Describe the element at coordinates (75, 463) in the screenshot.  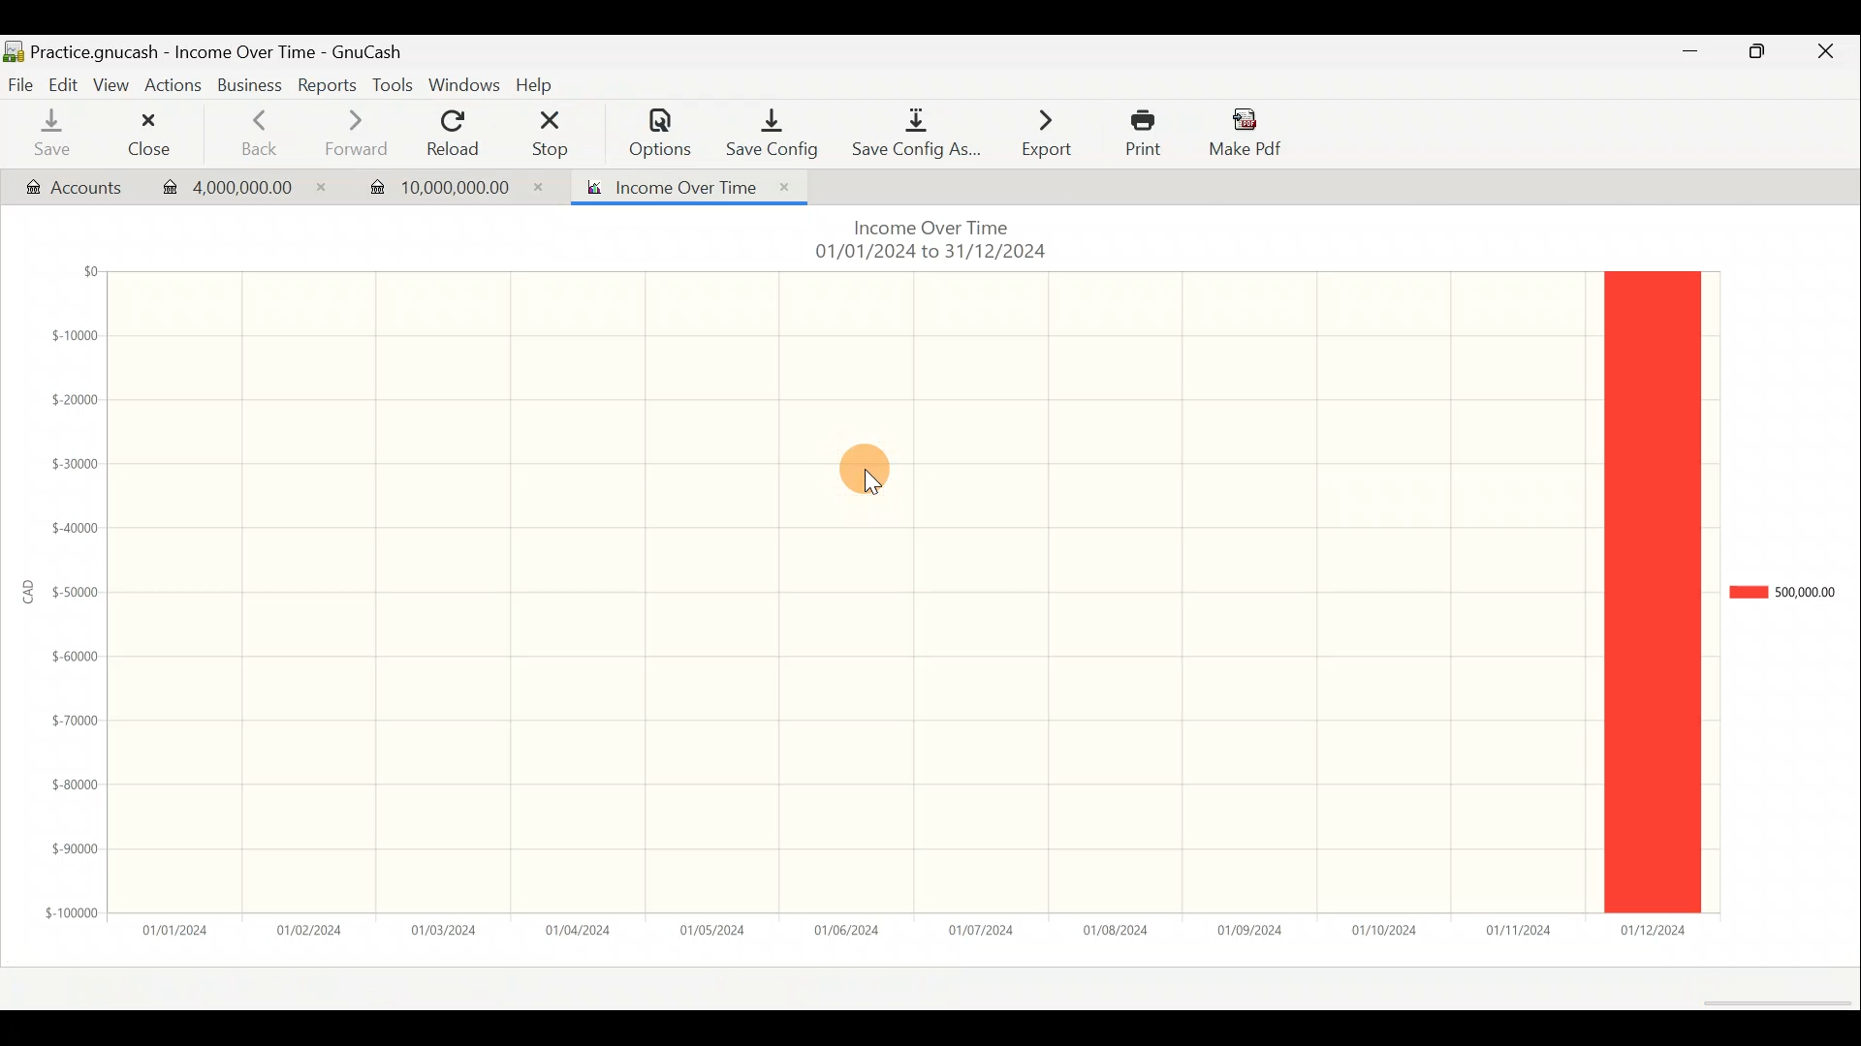
I see `$-30000` at that location.